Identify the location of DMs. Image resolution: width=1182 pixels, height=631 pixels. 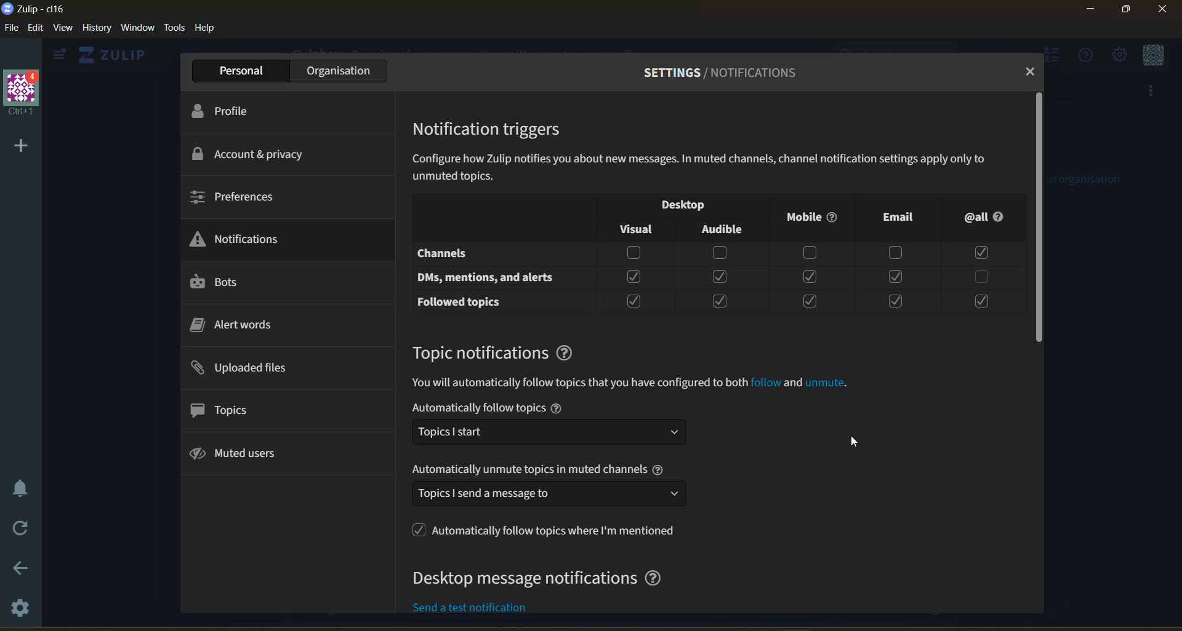
(488, 279).